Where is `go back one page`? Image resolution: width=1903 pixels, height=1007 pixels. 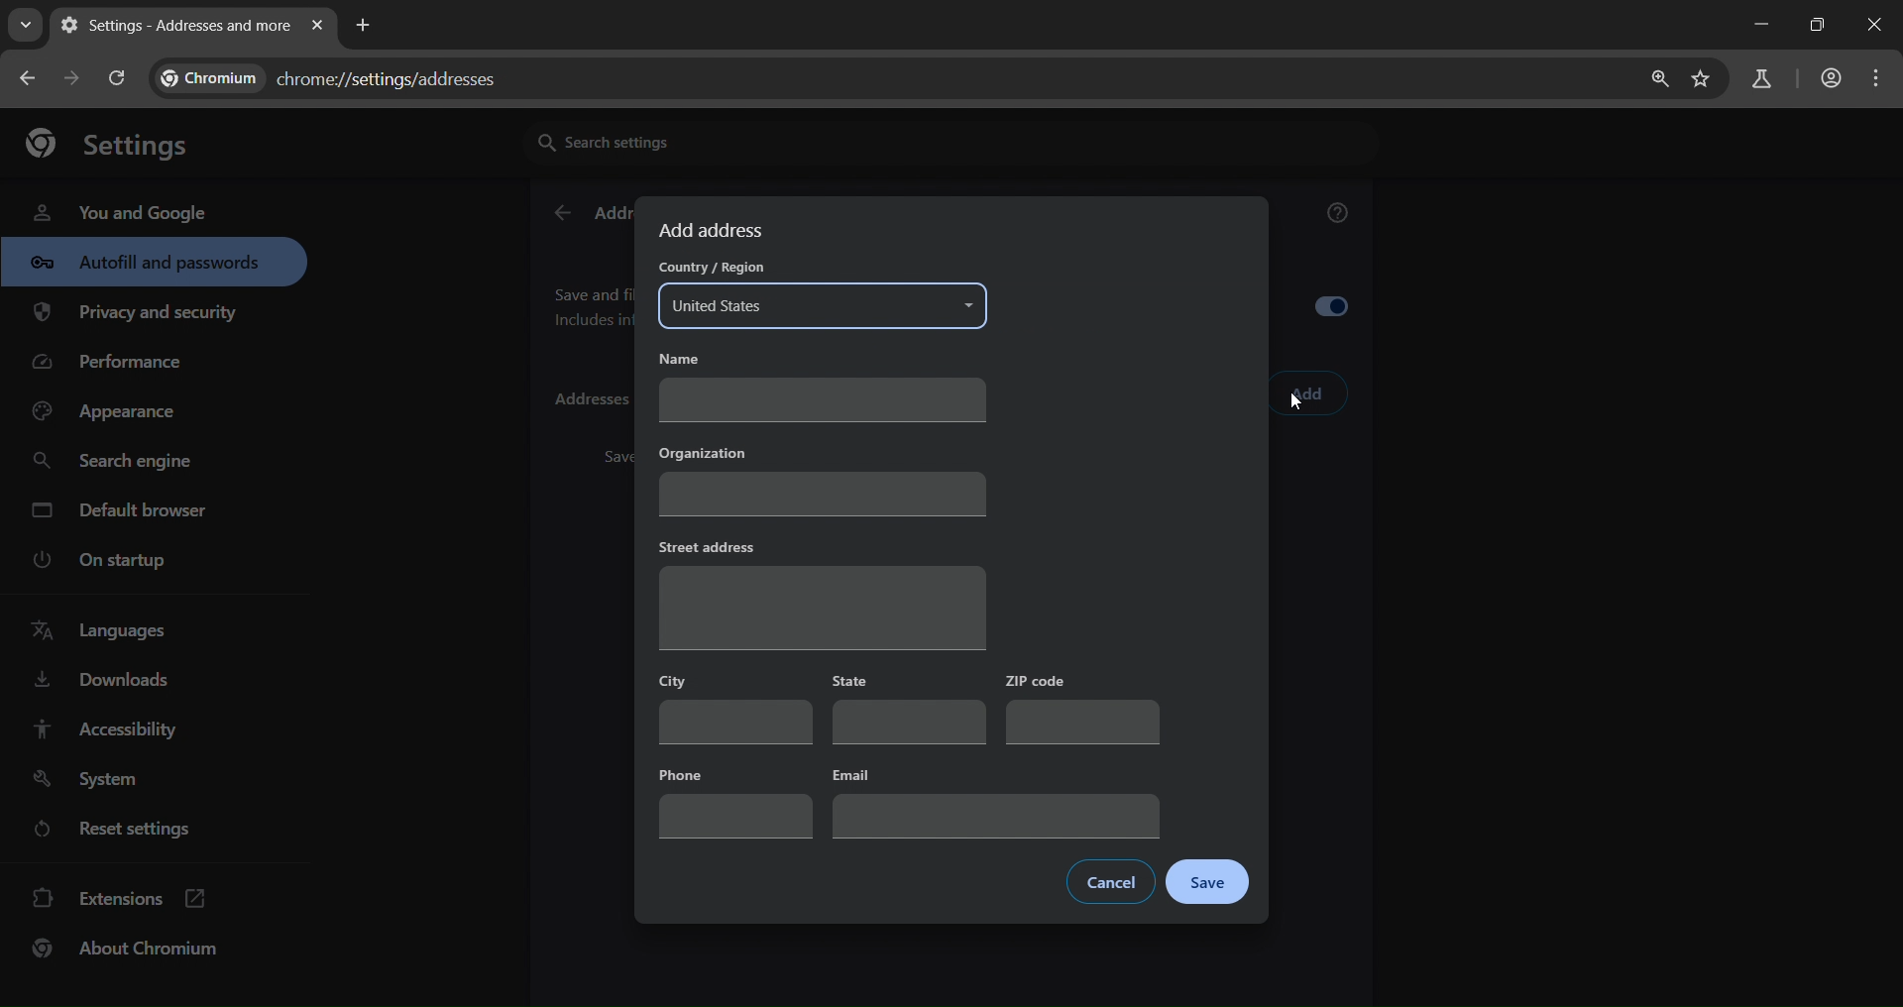
go back one page is located at coordinates (75, 77).